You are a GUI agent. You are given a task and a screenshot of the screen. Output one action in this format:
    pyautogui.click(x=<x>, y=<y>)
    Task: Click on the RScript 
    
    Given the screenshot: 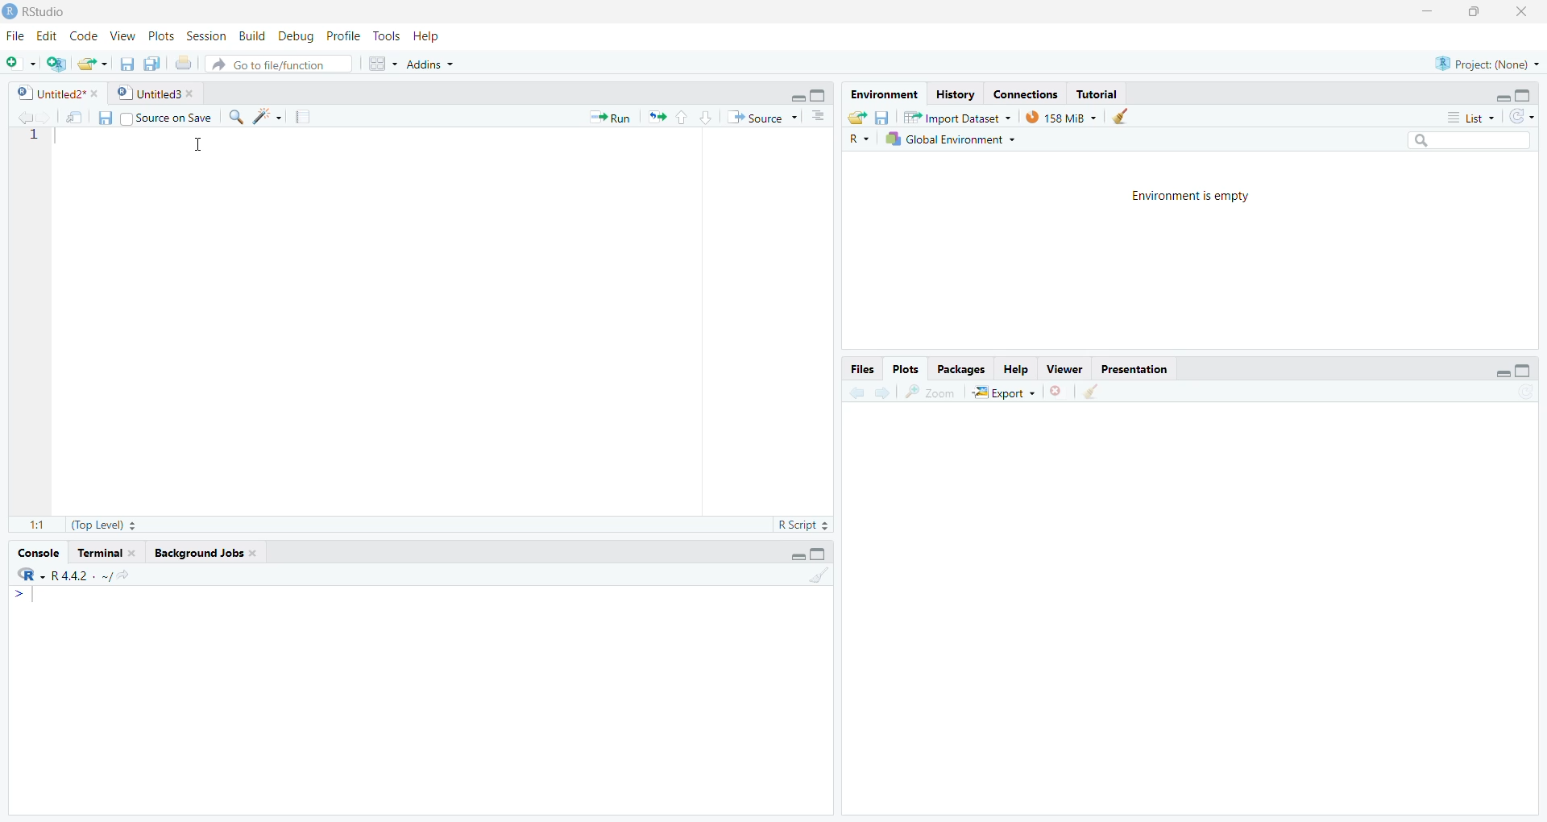 What is the action you would take?
    pyautogui.click(x=801, y=522)
    